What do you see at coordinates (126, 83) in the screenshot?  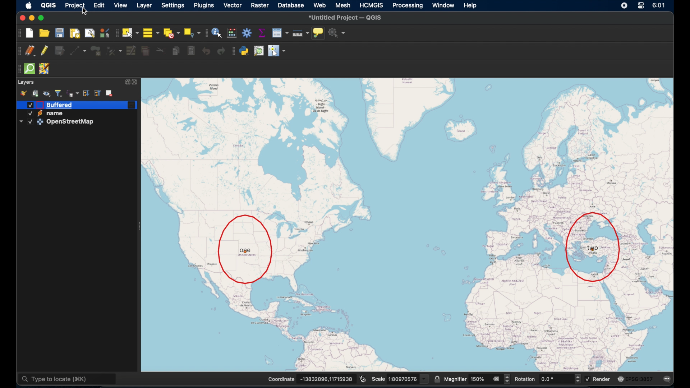 I see `expand` at bounding box center [126, 83].